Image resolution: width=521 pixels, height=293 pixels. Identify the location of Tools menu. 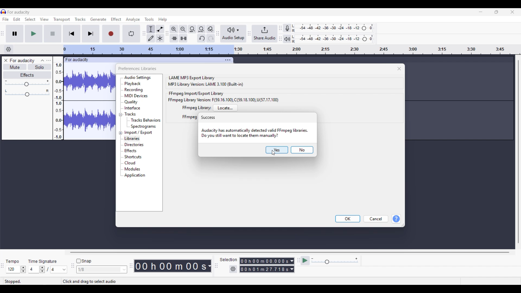
(150, 19).